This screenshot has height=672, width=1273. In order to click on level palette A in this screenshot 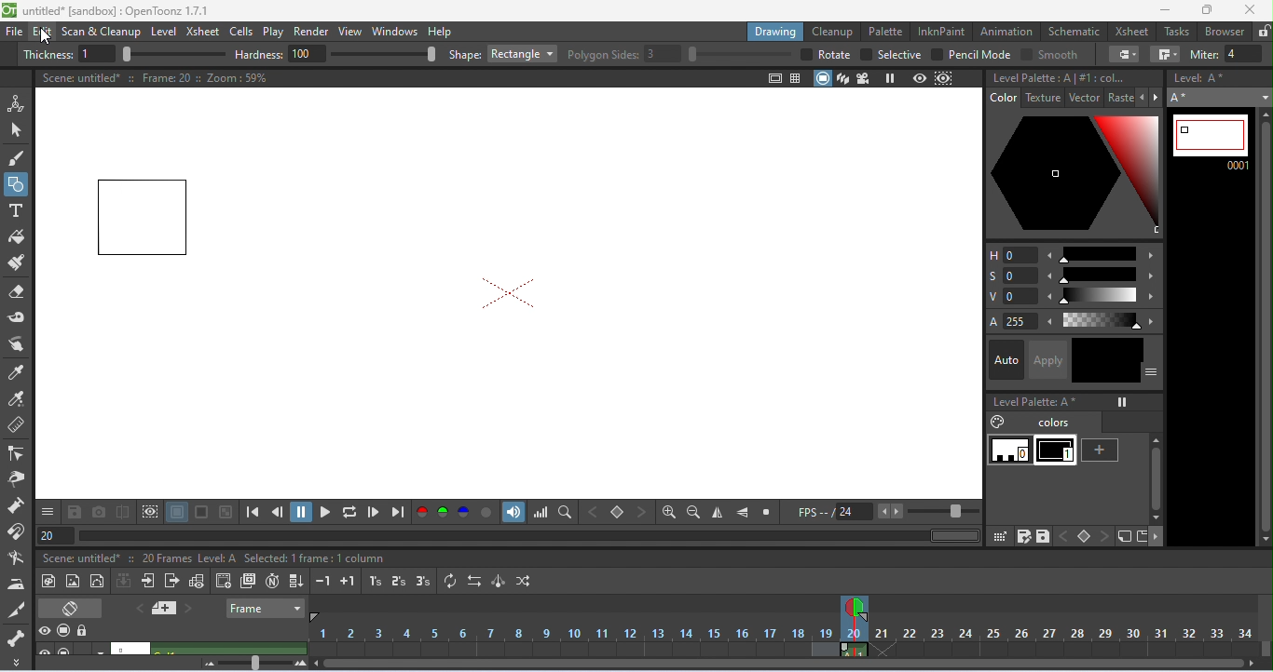, I will do `click(1035, 402)`.